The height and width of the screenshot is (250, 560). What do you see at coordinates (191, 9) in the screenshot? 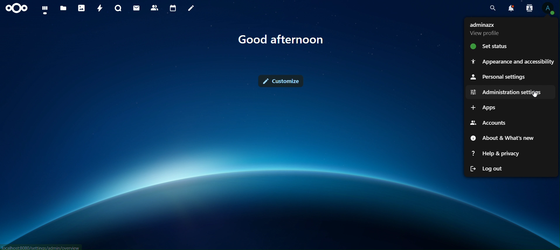
I see `notes` at bounding box center [191, 9].